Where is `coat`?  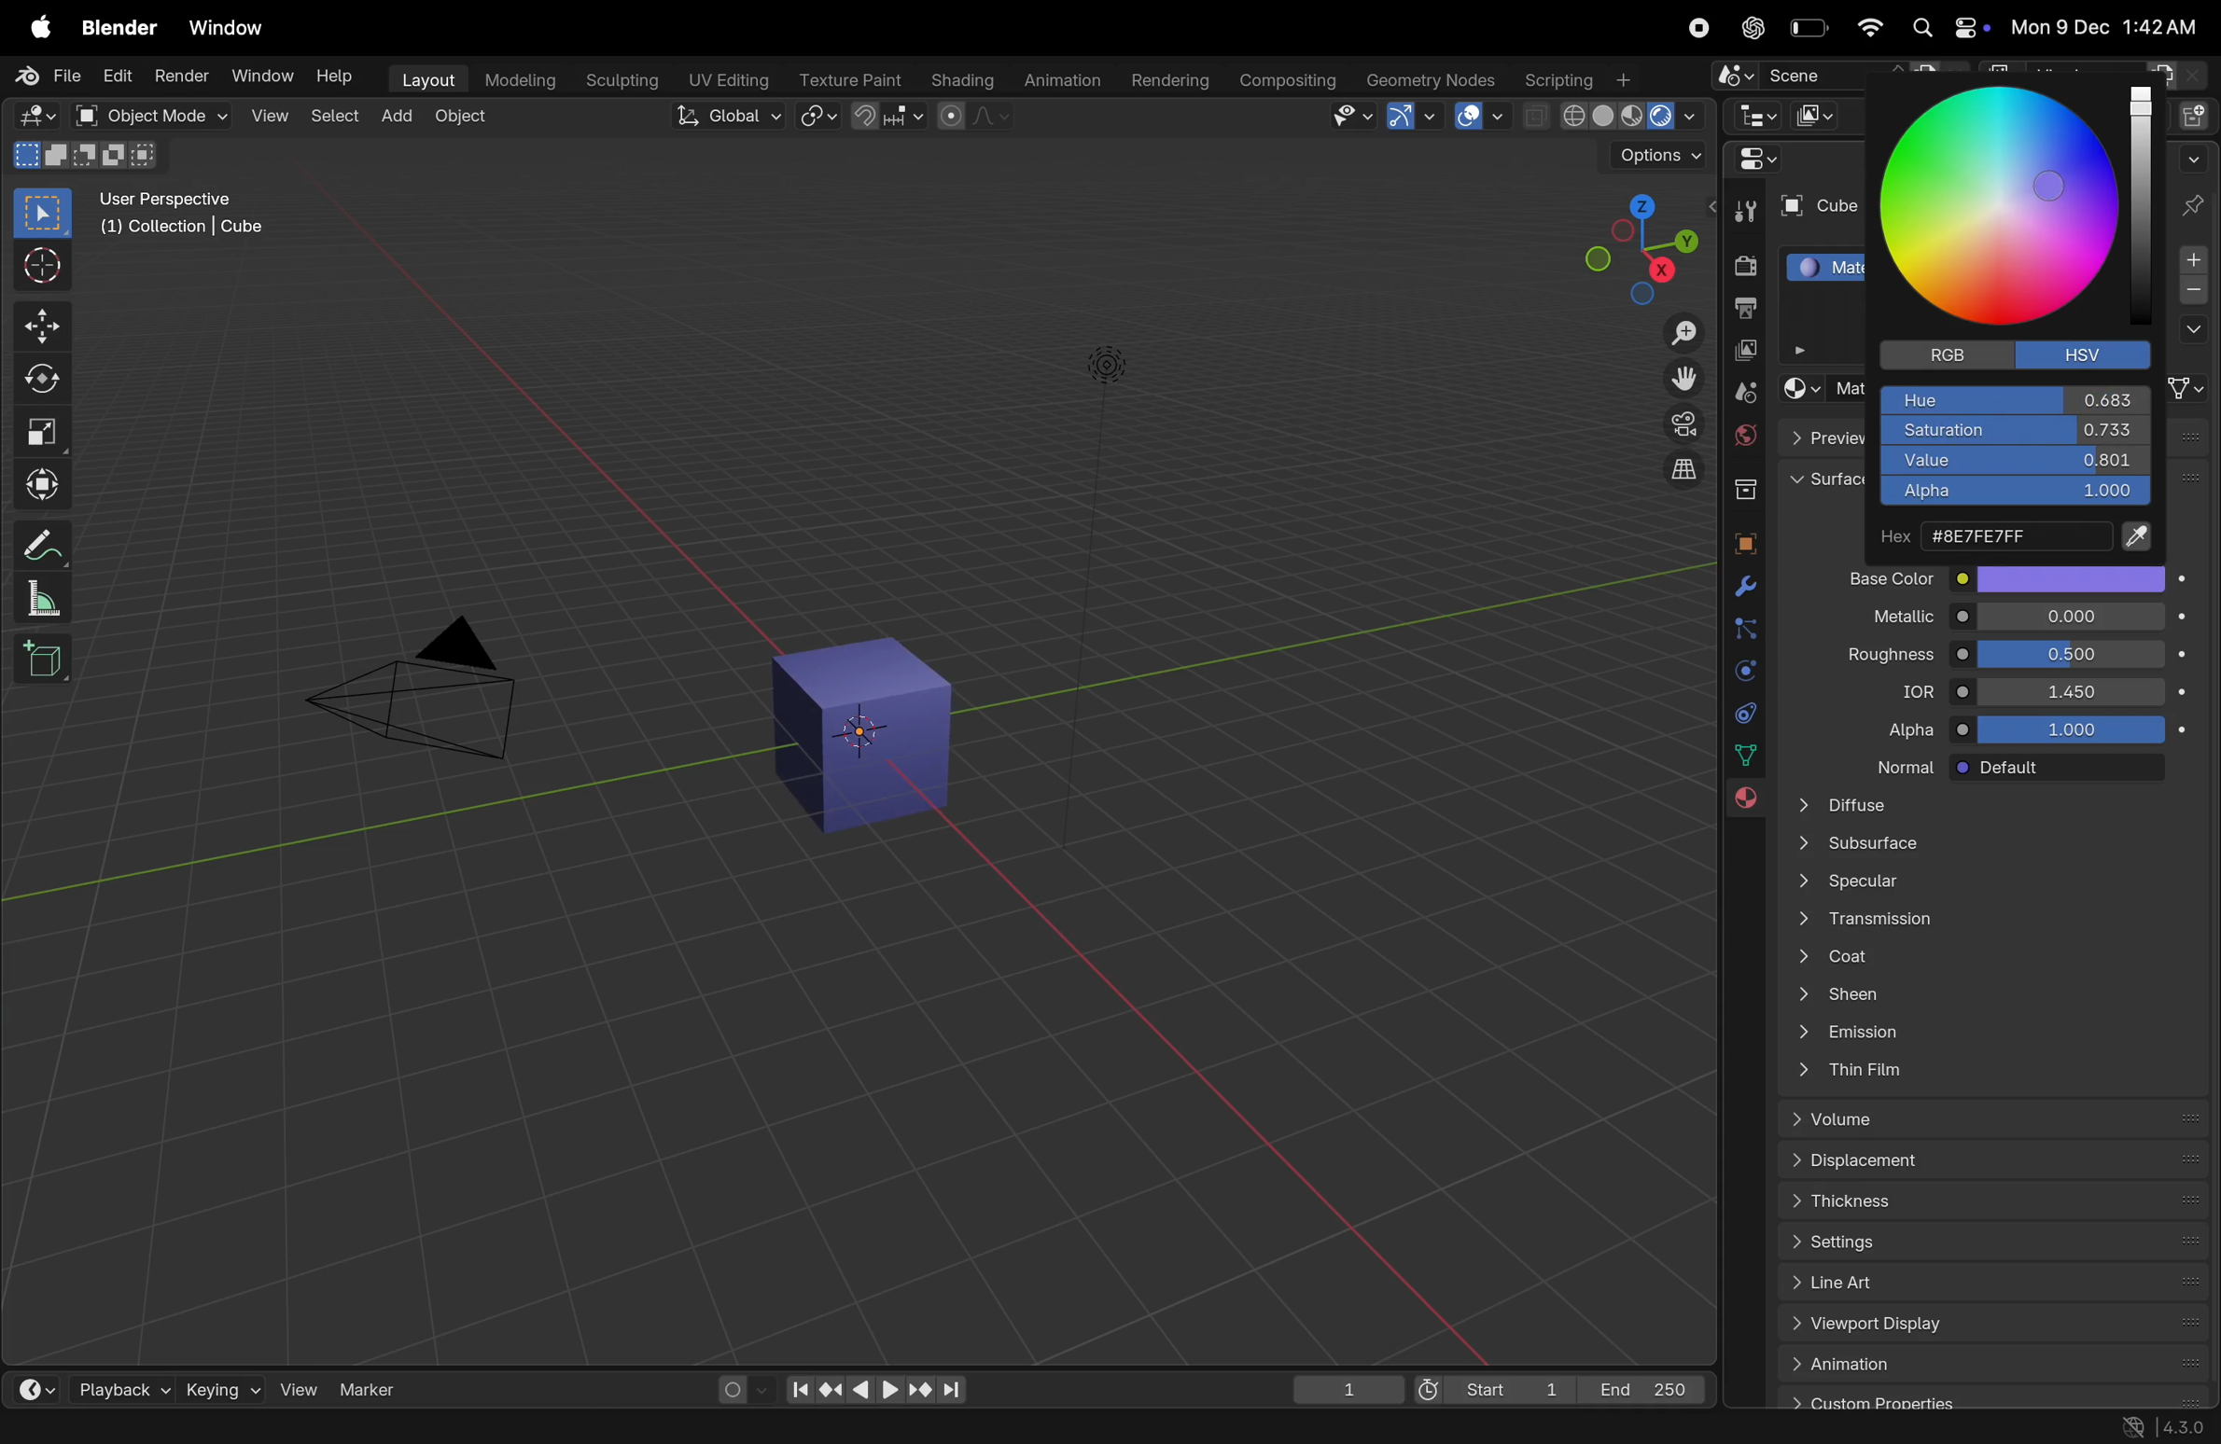 coat is located at coordinates (1980, 960).